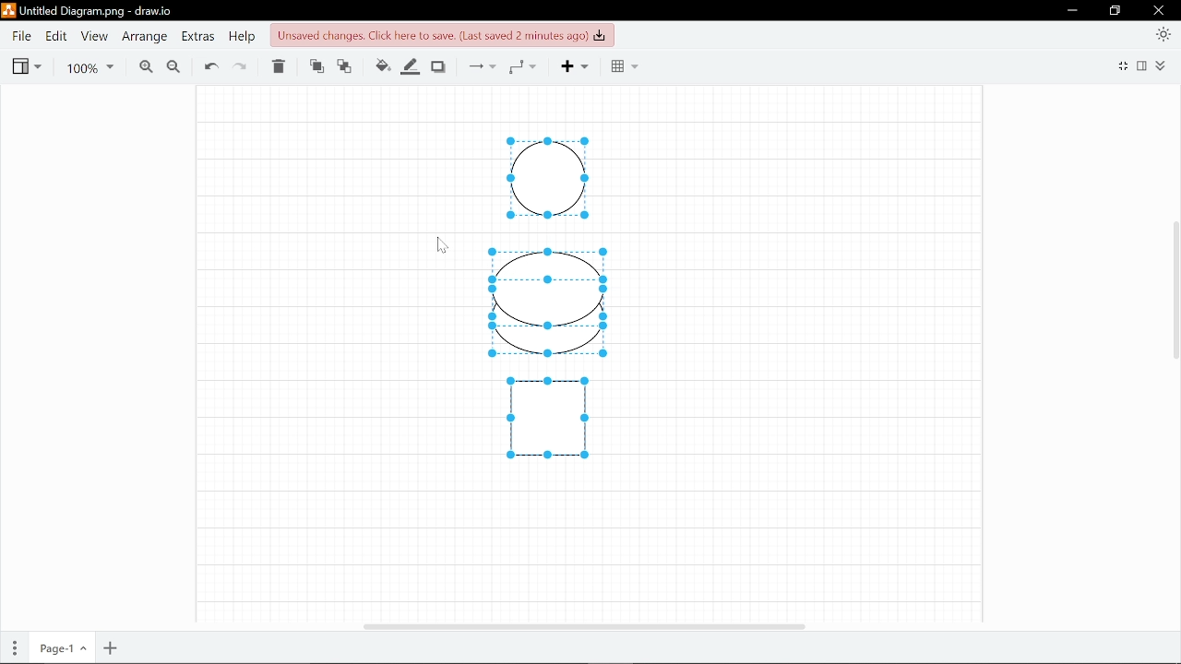 The height and width of the screenshot is (664, 1181). I want to click on Vertical scrollbar, so click(1174, 294).